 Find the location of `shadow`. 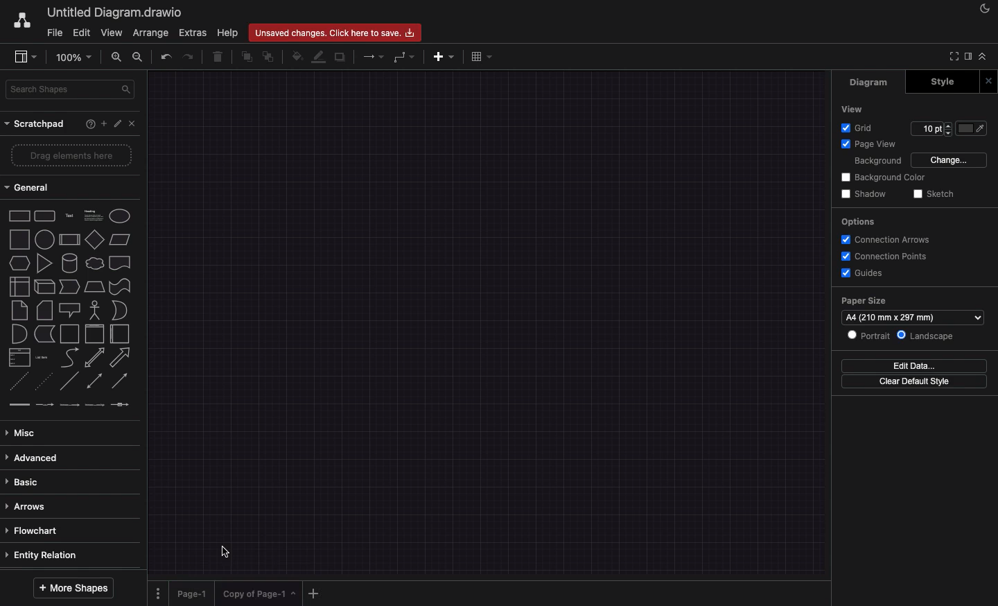

shadow is located at coordinates (866, 193).